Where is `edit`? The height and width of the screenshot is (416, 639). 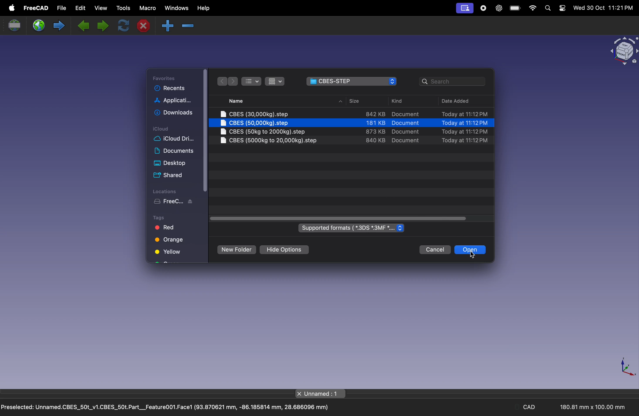
edit is located at coordinates (82, 10).